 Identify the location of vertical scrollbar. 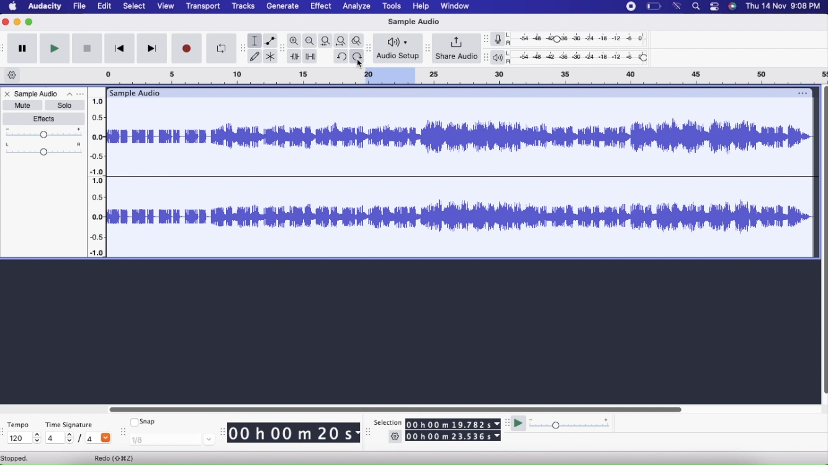
(823, 241).